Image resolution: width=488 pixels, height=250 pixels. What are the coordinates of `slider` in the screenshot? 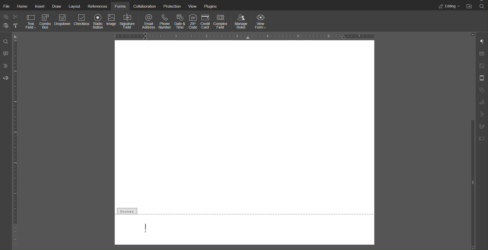 It's located at (471, 169).